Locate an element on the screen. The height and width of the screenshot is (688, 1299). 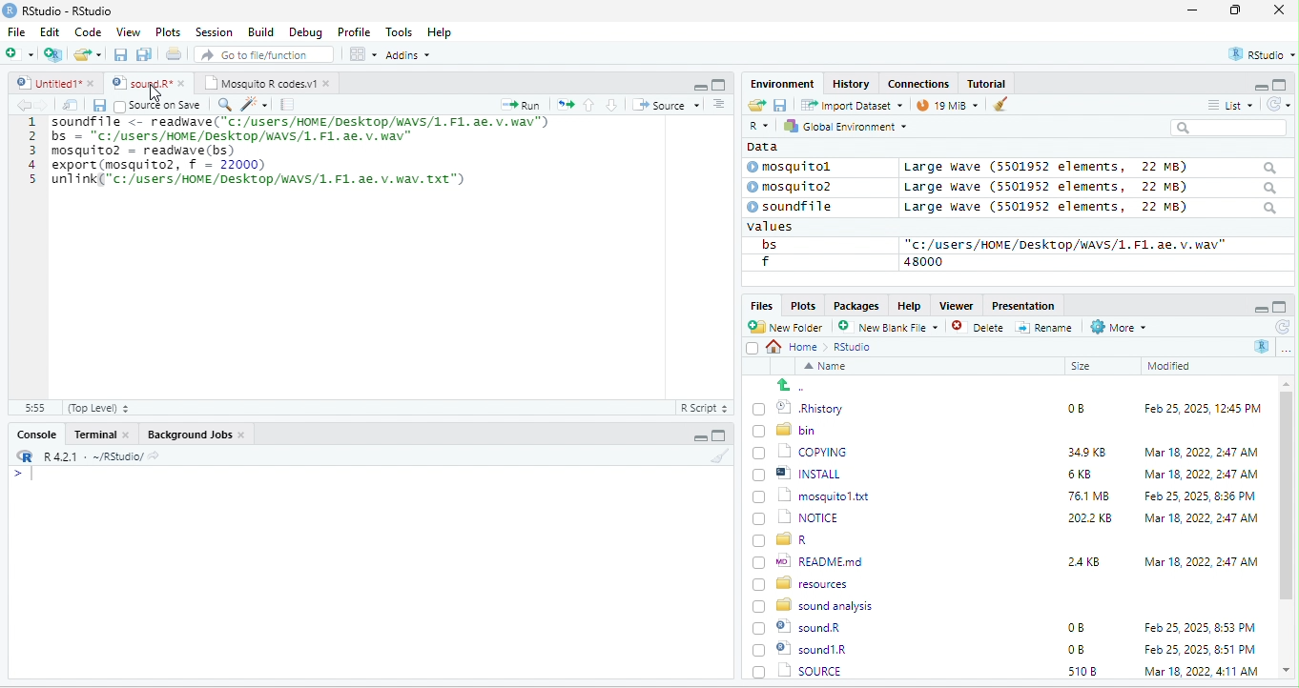
 Home is located at coordinates (797, 346).